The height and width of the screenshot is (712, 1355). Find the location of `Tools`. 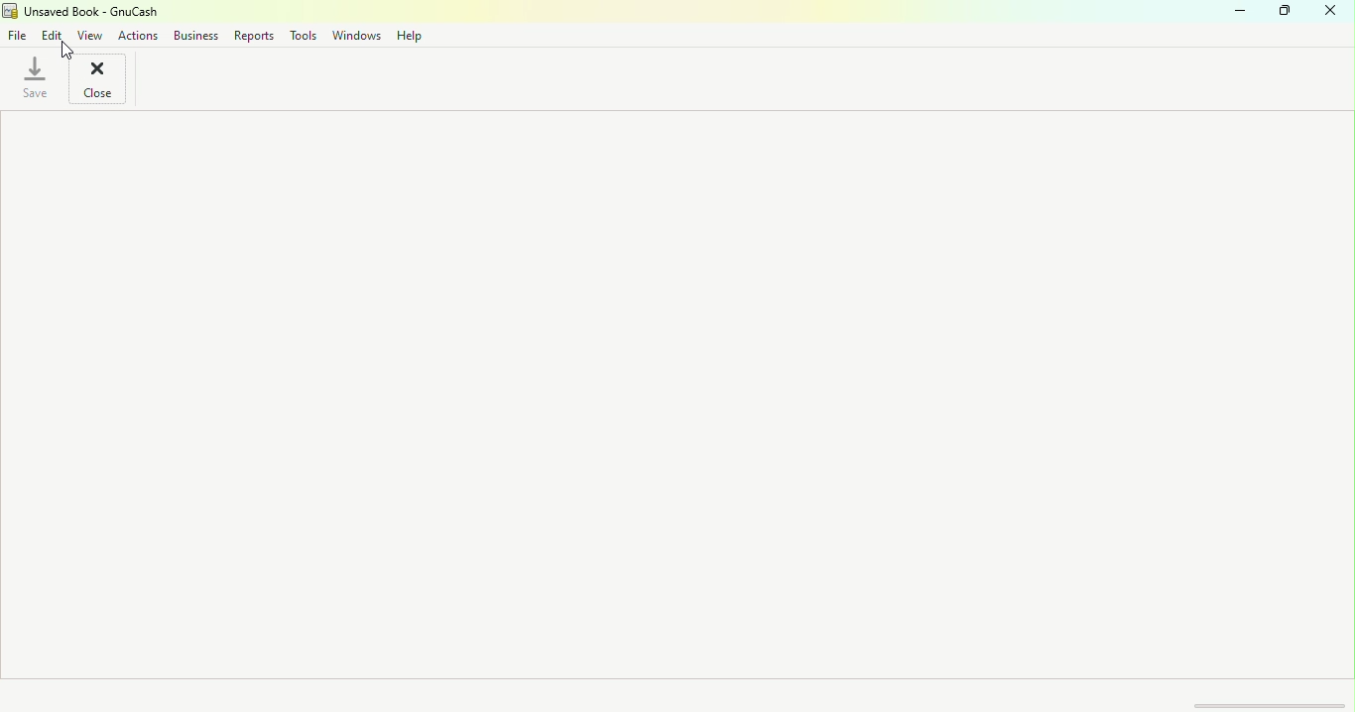

Tools is located at coordinates (303, 34).